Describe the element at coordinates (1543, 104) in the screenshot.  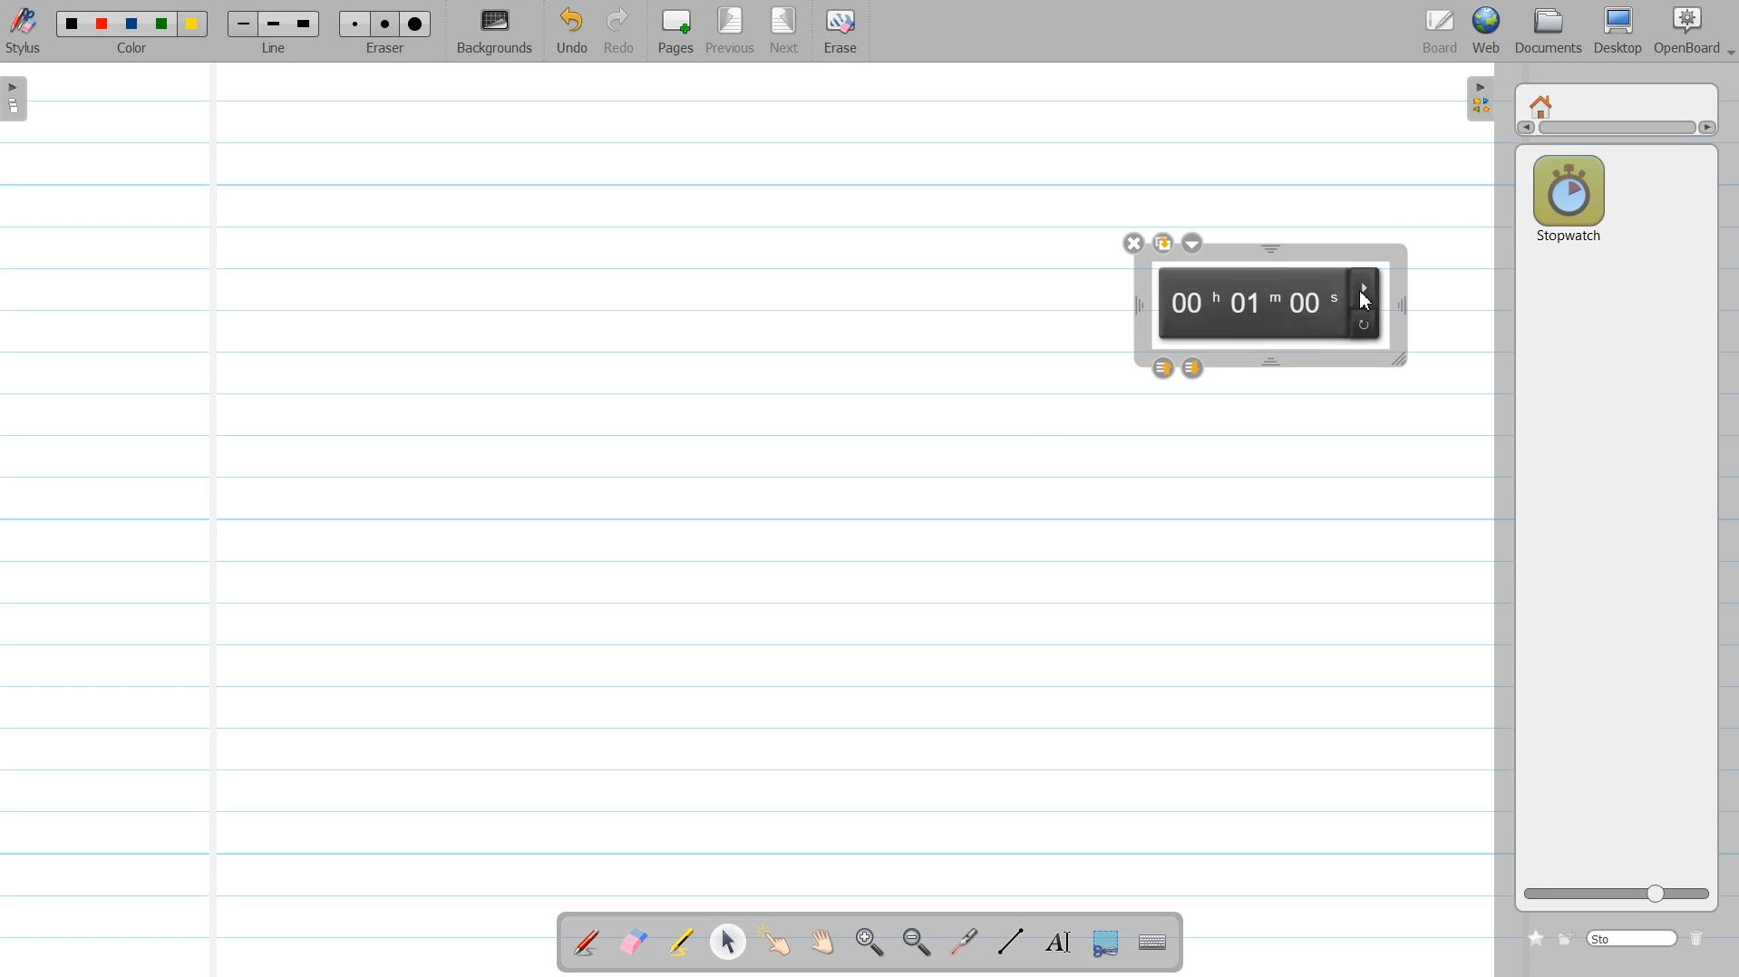
I see `Home window` at that location.